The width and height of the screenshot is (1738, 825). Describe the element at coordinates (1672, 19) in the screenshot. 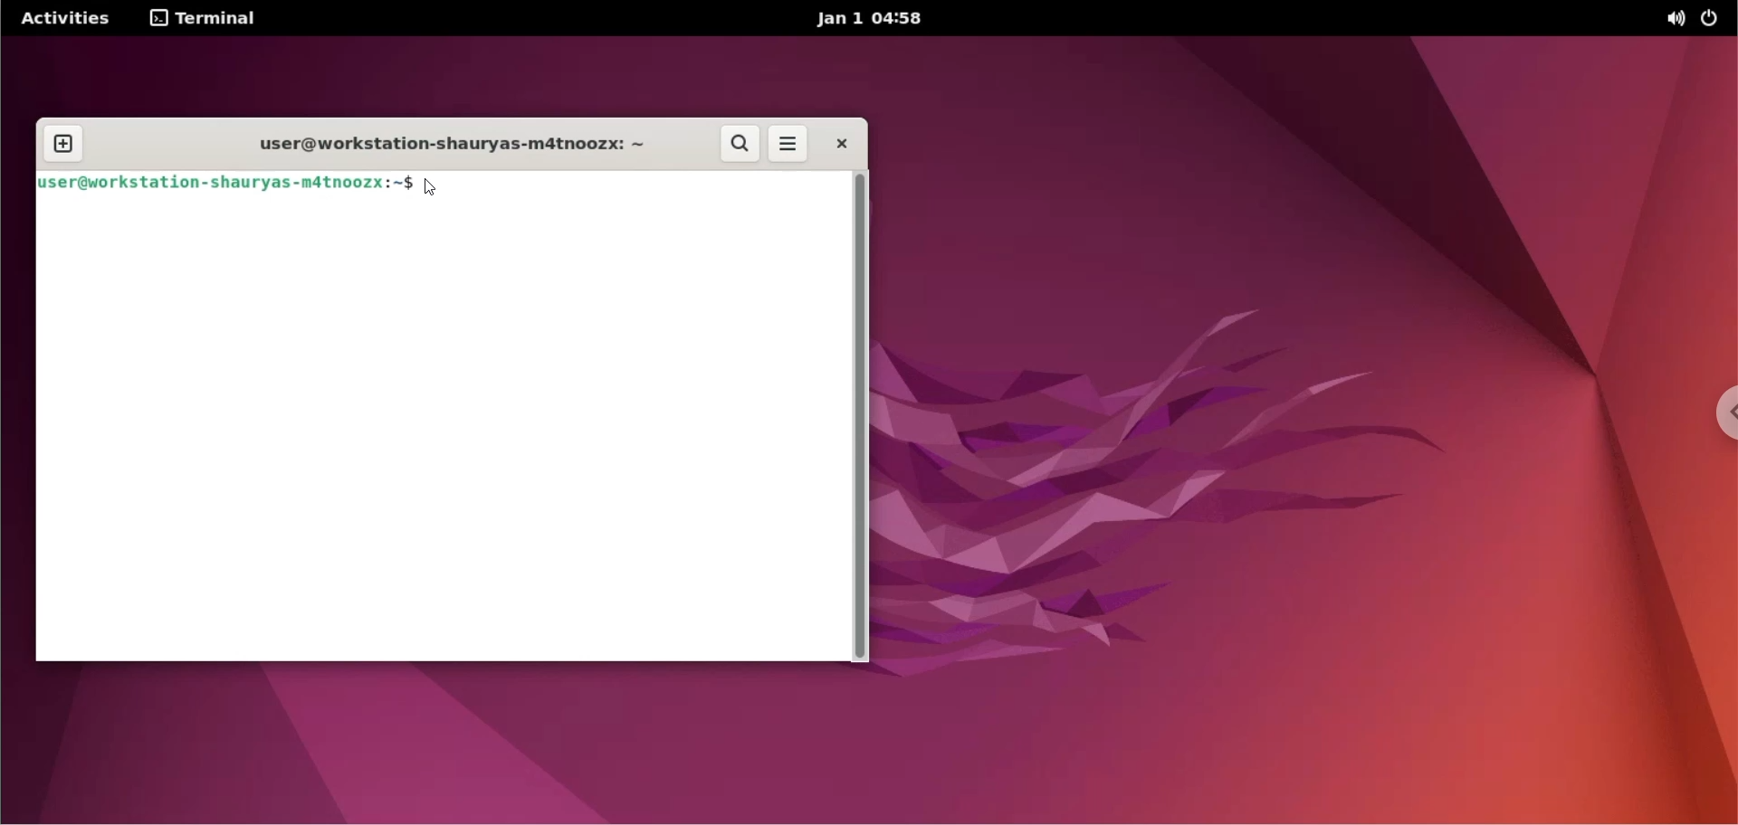

I see `sound options` at that location.